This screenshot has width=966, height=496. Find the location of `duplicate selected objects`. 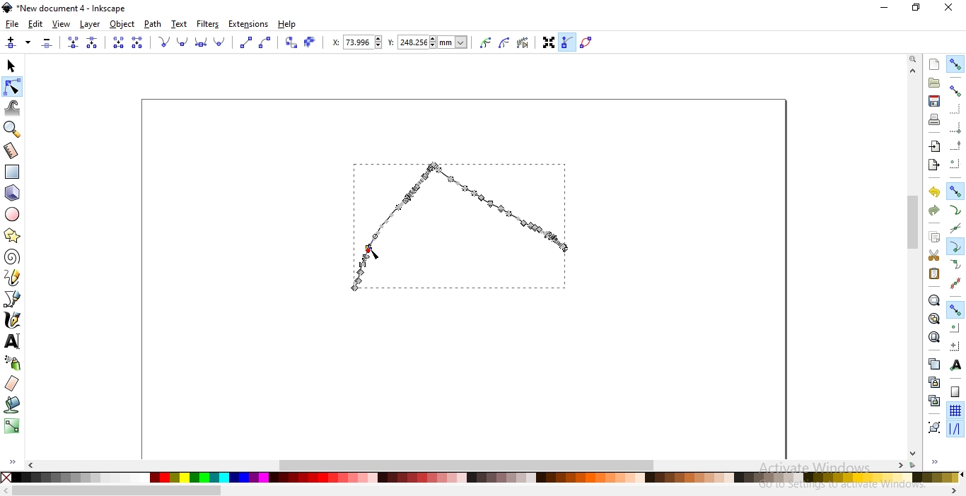

duplicate selected objects is located at coordinates (933, 363).